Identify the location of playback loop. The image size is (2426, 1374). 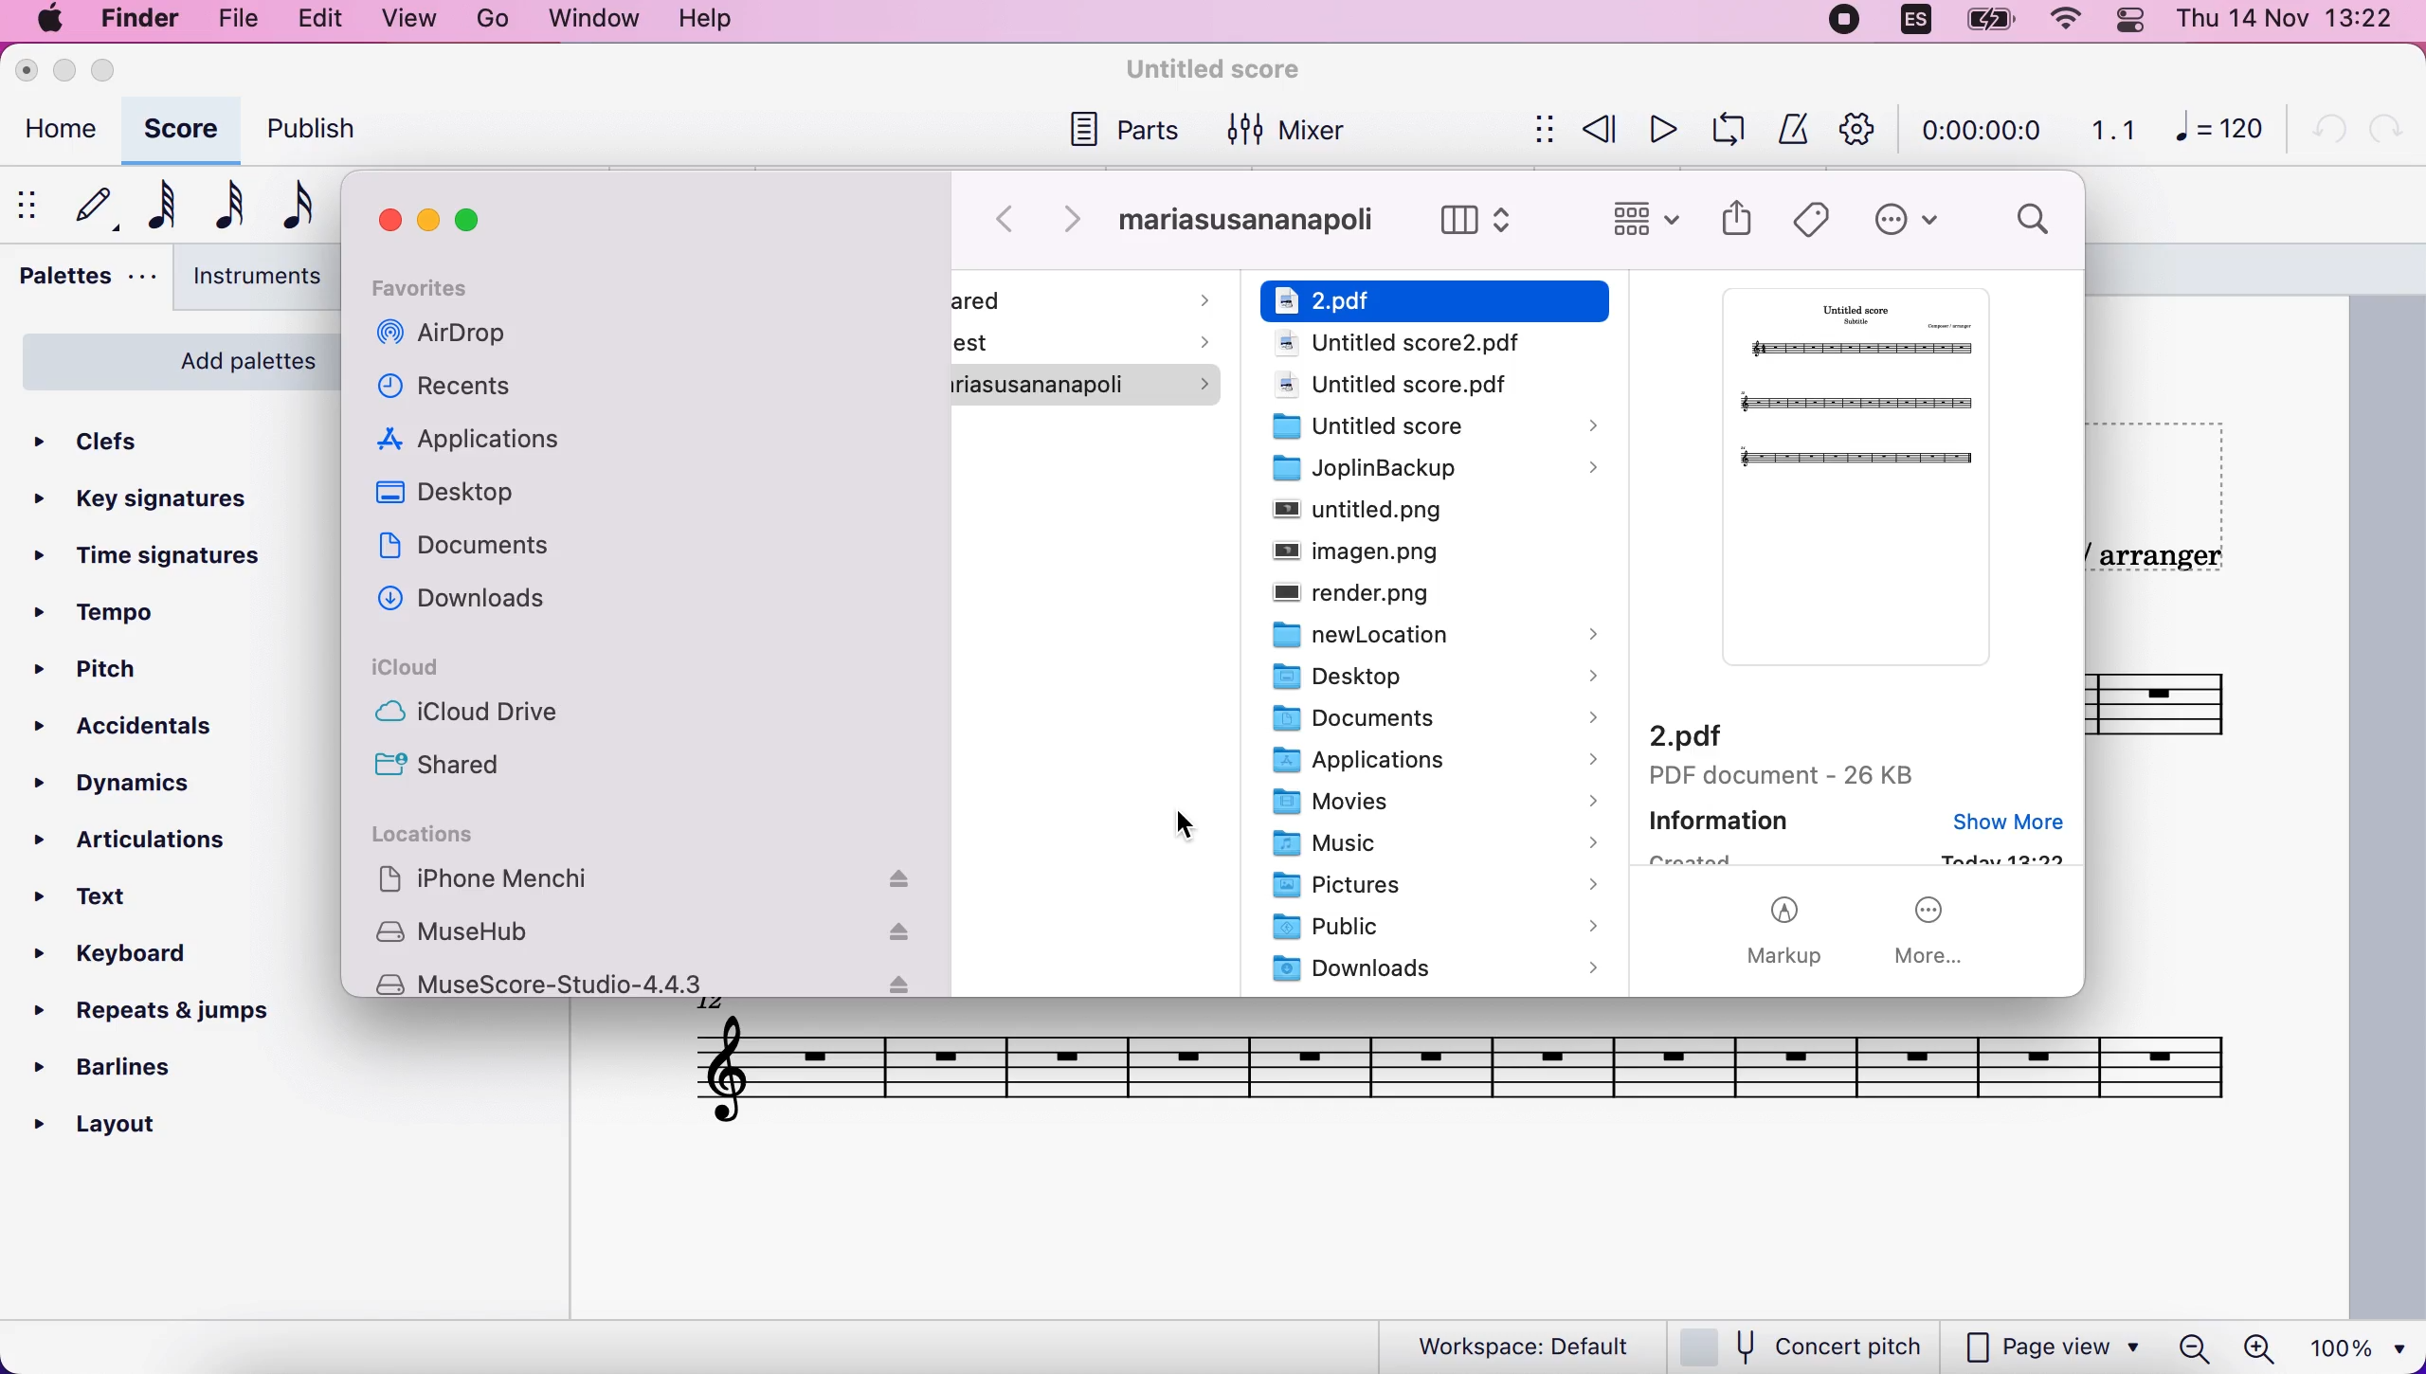
(1723, 131).